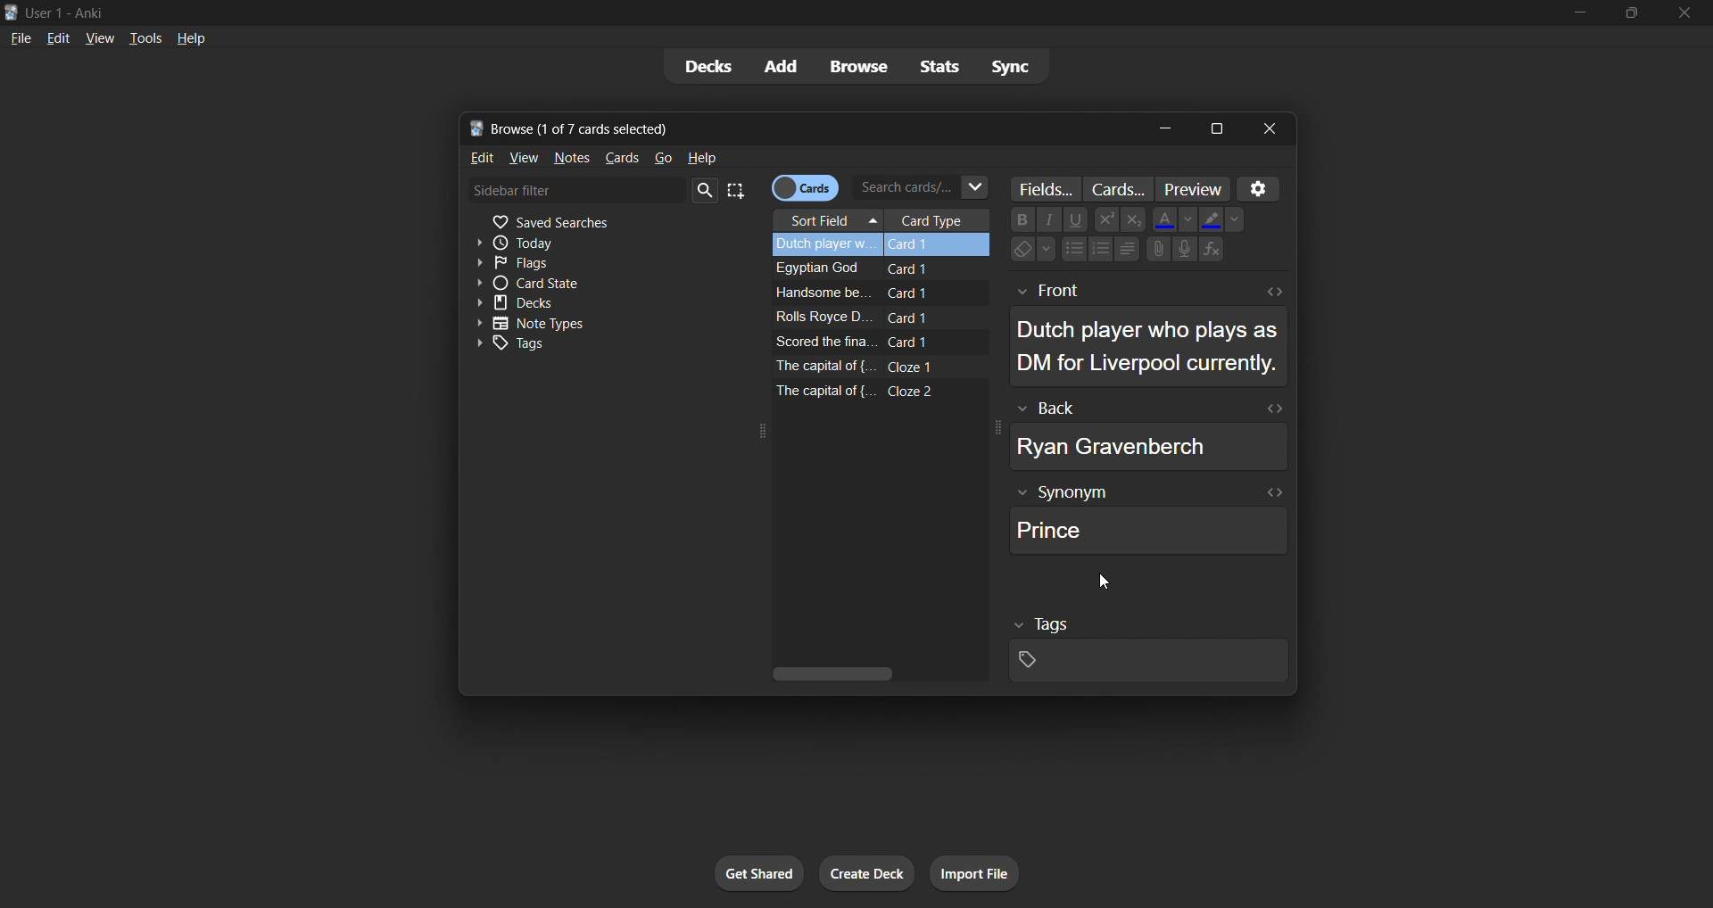 Image resolution: width=1713 pixels, height=908 pixels. What do you see at coordinates (188, 36) in the screenshot?
I see `help` at bounding box center [188, 36].